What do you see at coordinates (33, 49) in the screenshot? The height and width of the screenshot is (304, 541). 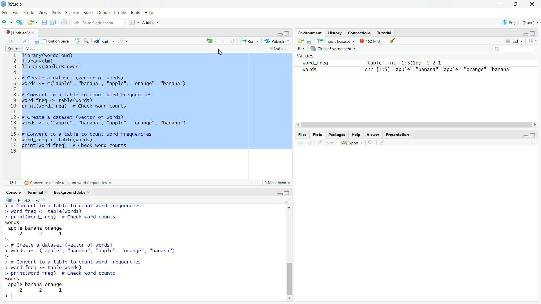 I see `Visual` at bounding box center [33, 49].